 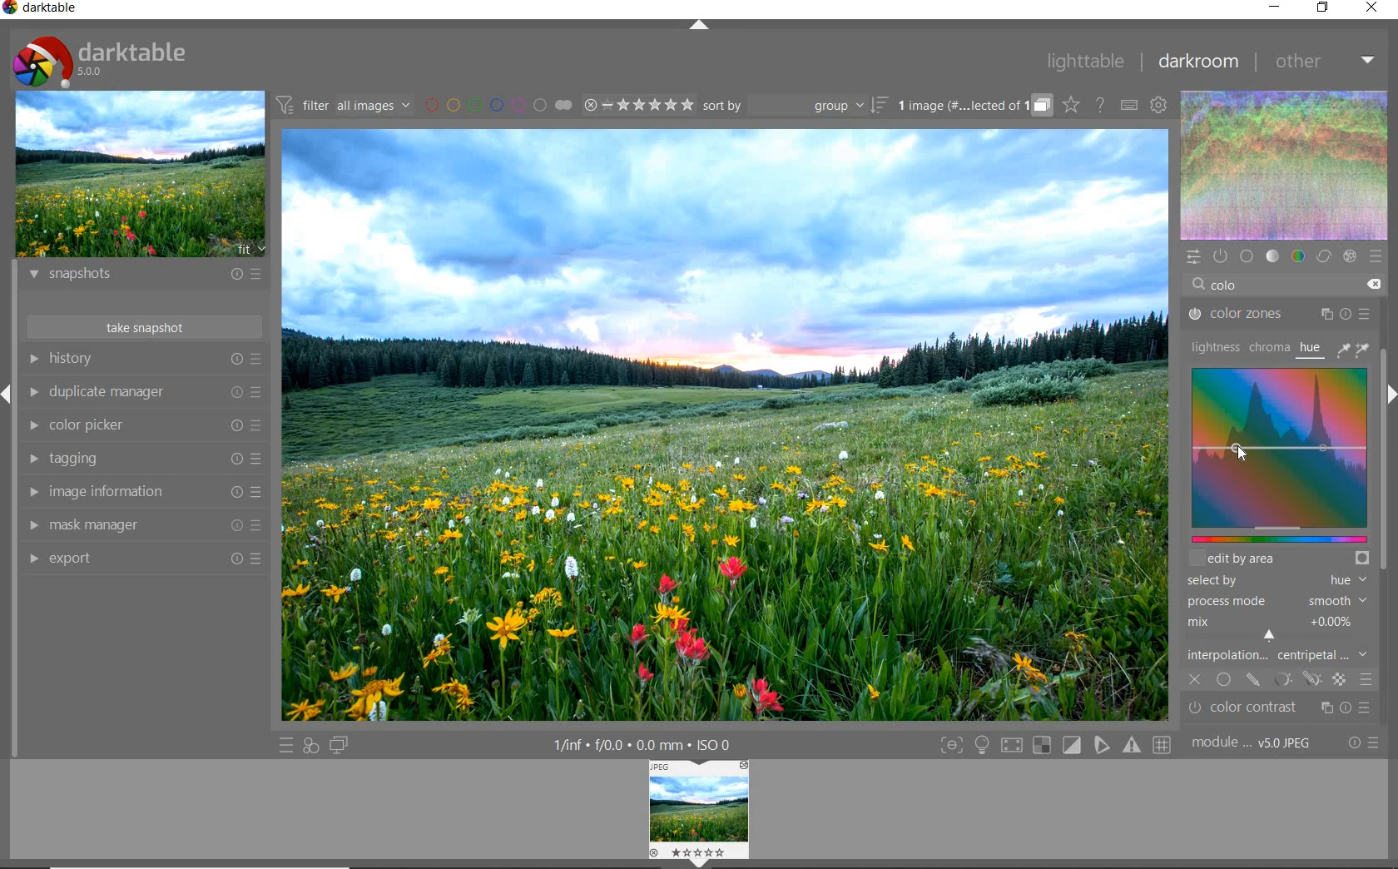 What do you see at coordinates (1277, 8) in the screenshot?
I see `minimize` at bounding box center [1277, 8].